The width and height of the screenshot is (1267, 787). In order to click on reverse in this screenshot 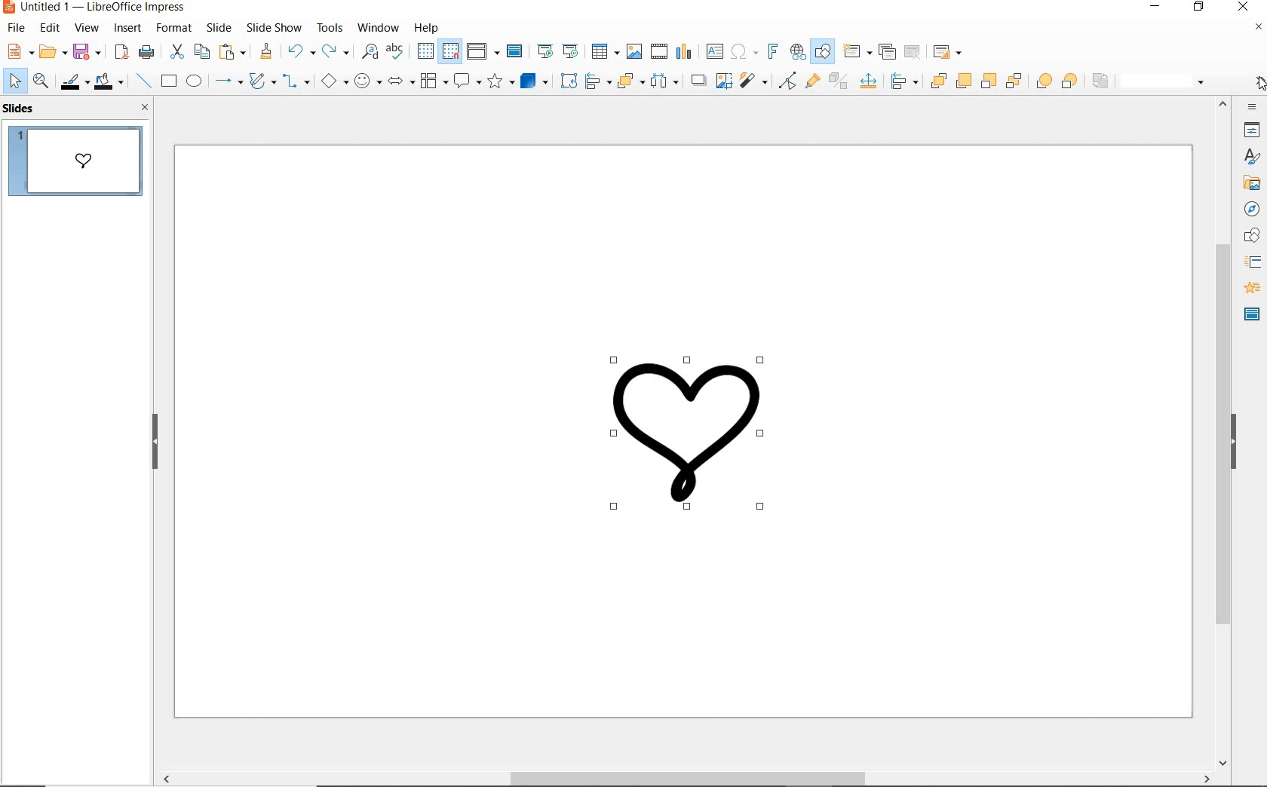, I will do `click(1101, 81)`.